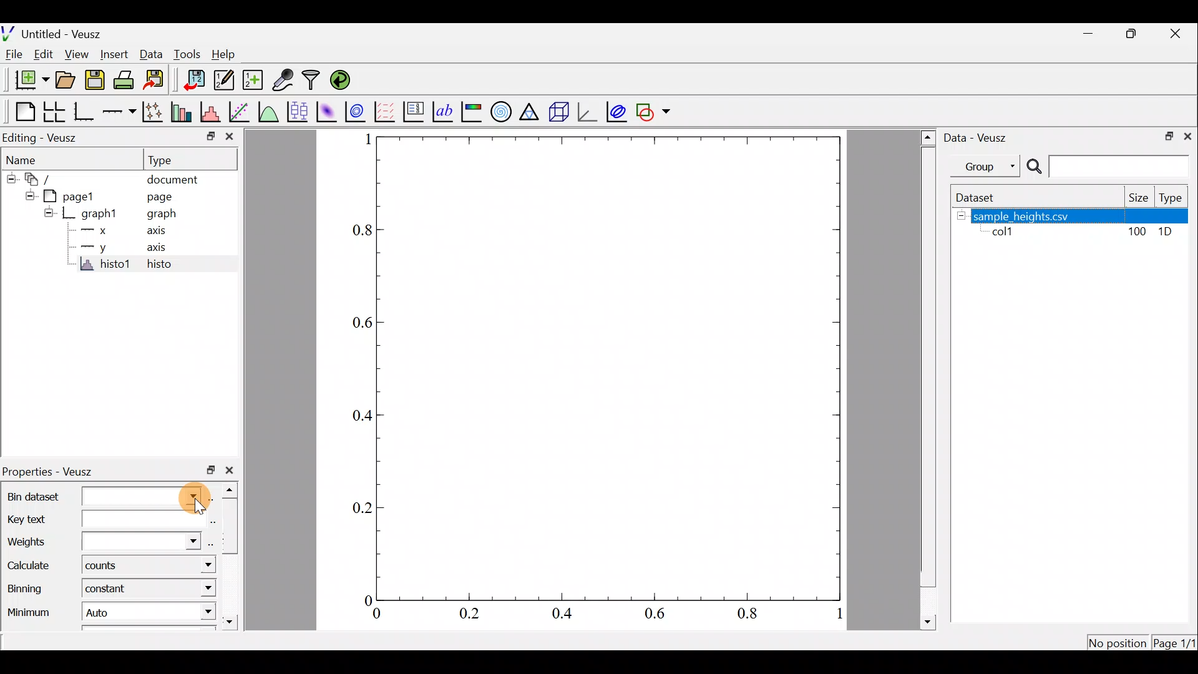 The image size is (1198, 674). Describe the element at coordinates (104, 610) in the screenshot. I see `Auto` at that location.